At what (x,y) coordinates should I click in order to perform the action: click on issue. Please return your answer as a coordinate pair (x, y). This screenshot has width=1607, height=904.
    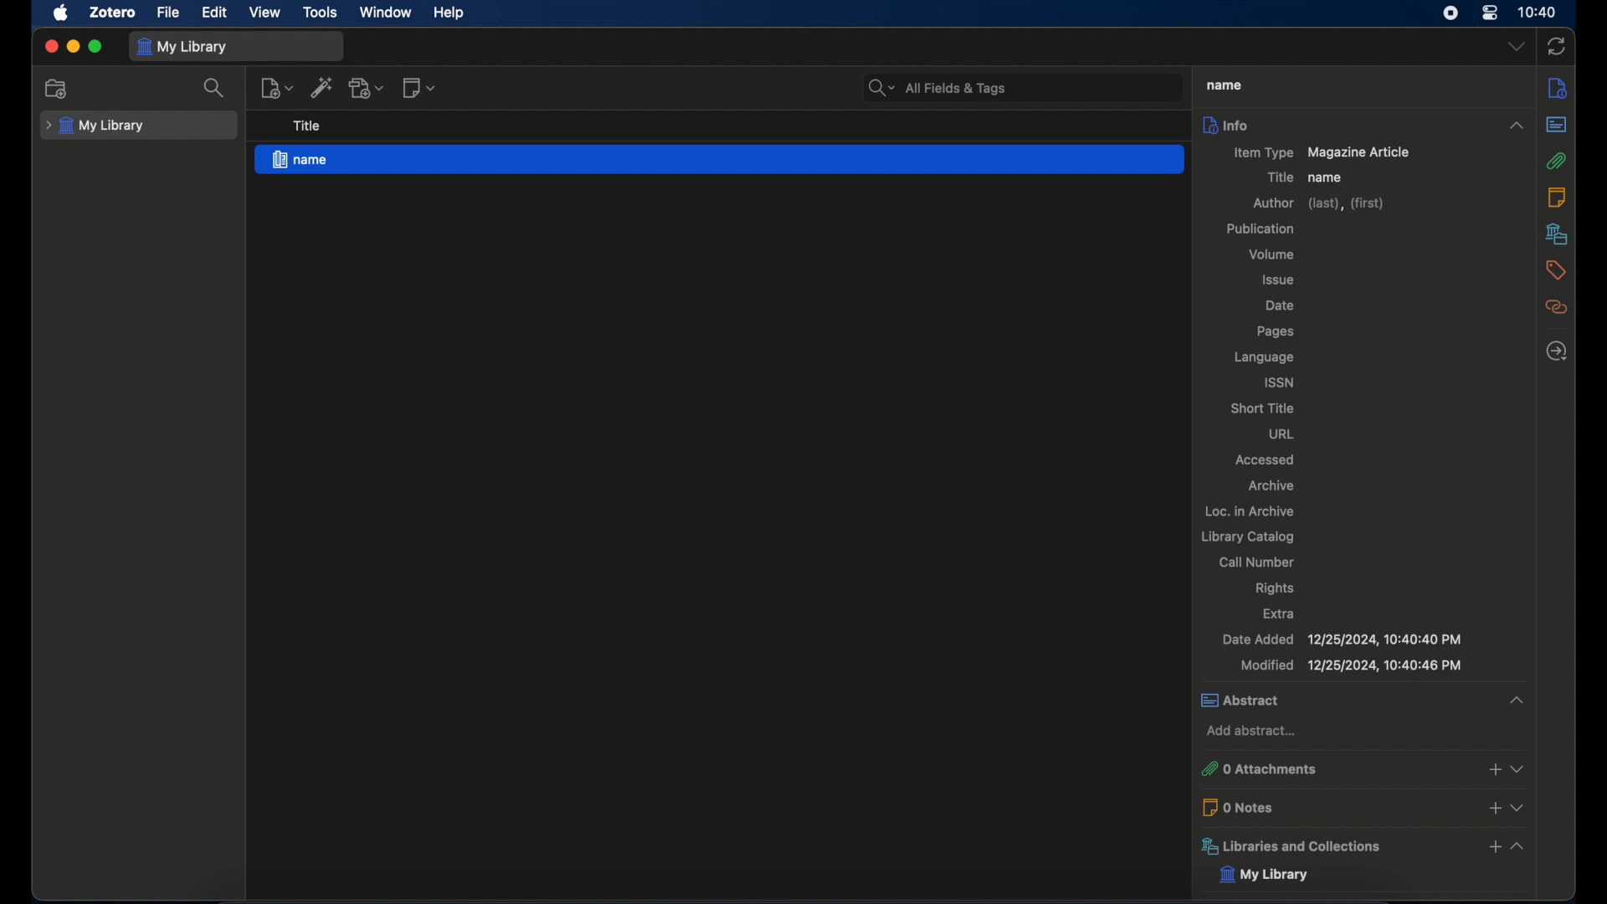
    Looking at the image, I should click on (1279, 280).